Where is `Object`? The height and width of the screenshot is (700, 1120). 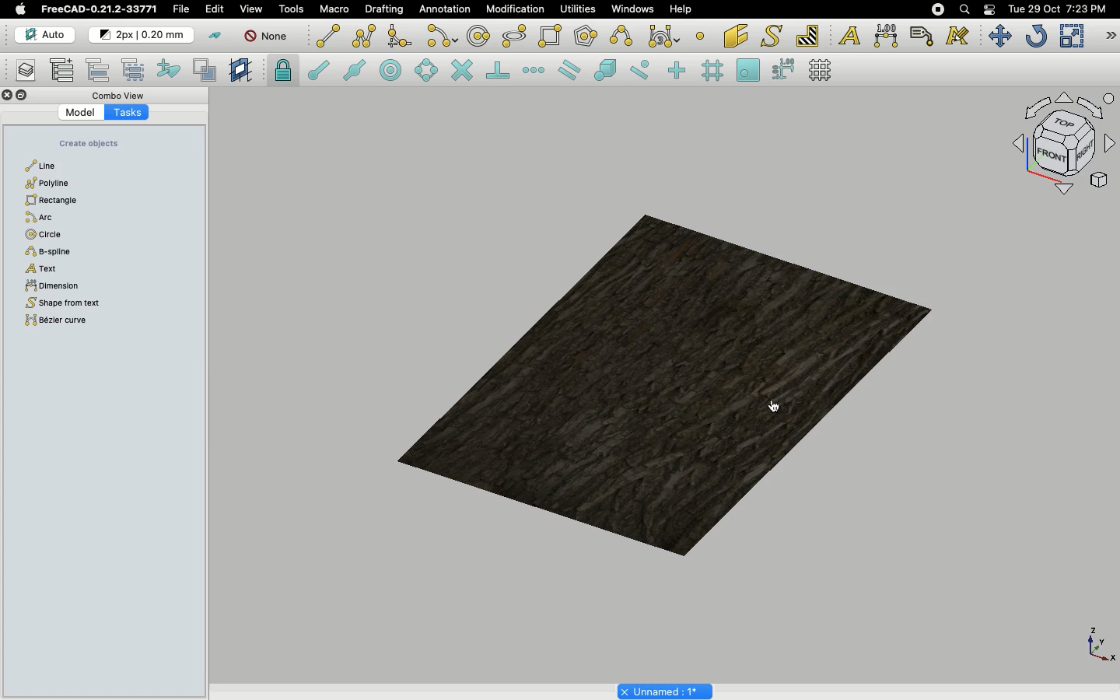
Object is located at coordinates (671, 365).